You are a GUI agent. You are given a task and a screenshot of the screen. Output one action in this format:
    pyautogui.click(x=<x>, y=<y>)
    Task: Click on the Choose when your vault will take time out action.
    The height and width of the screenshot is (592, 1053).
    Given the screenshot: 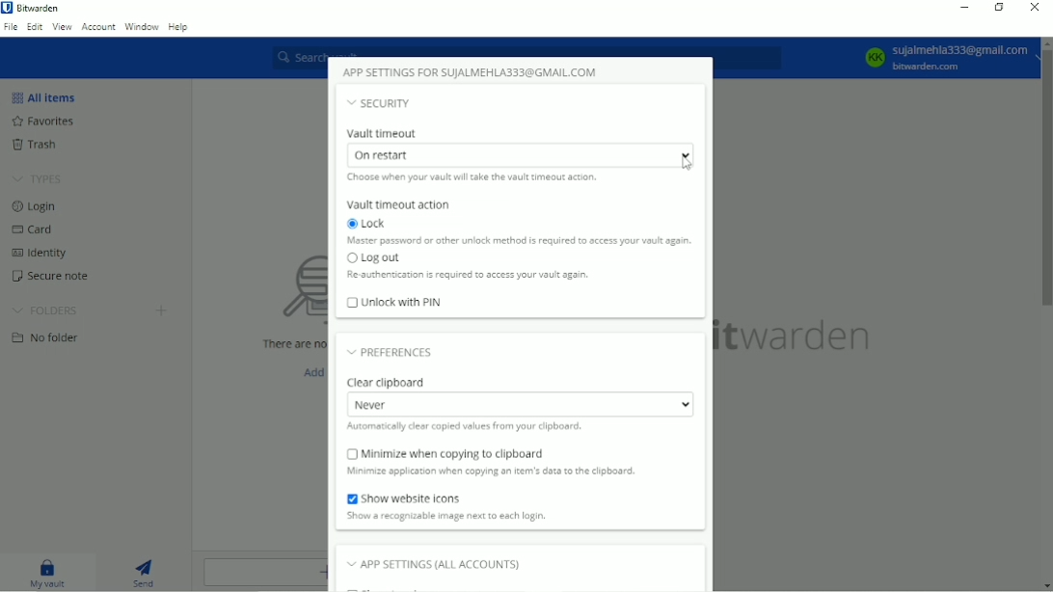 What is the action you would take?
    pyautogui.click(x=477, y=177)
    